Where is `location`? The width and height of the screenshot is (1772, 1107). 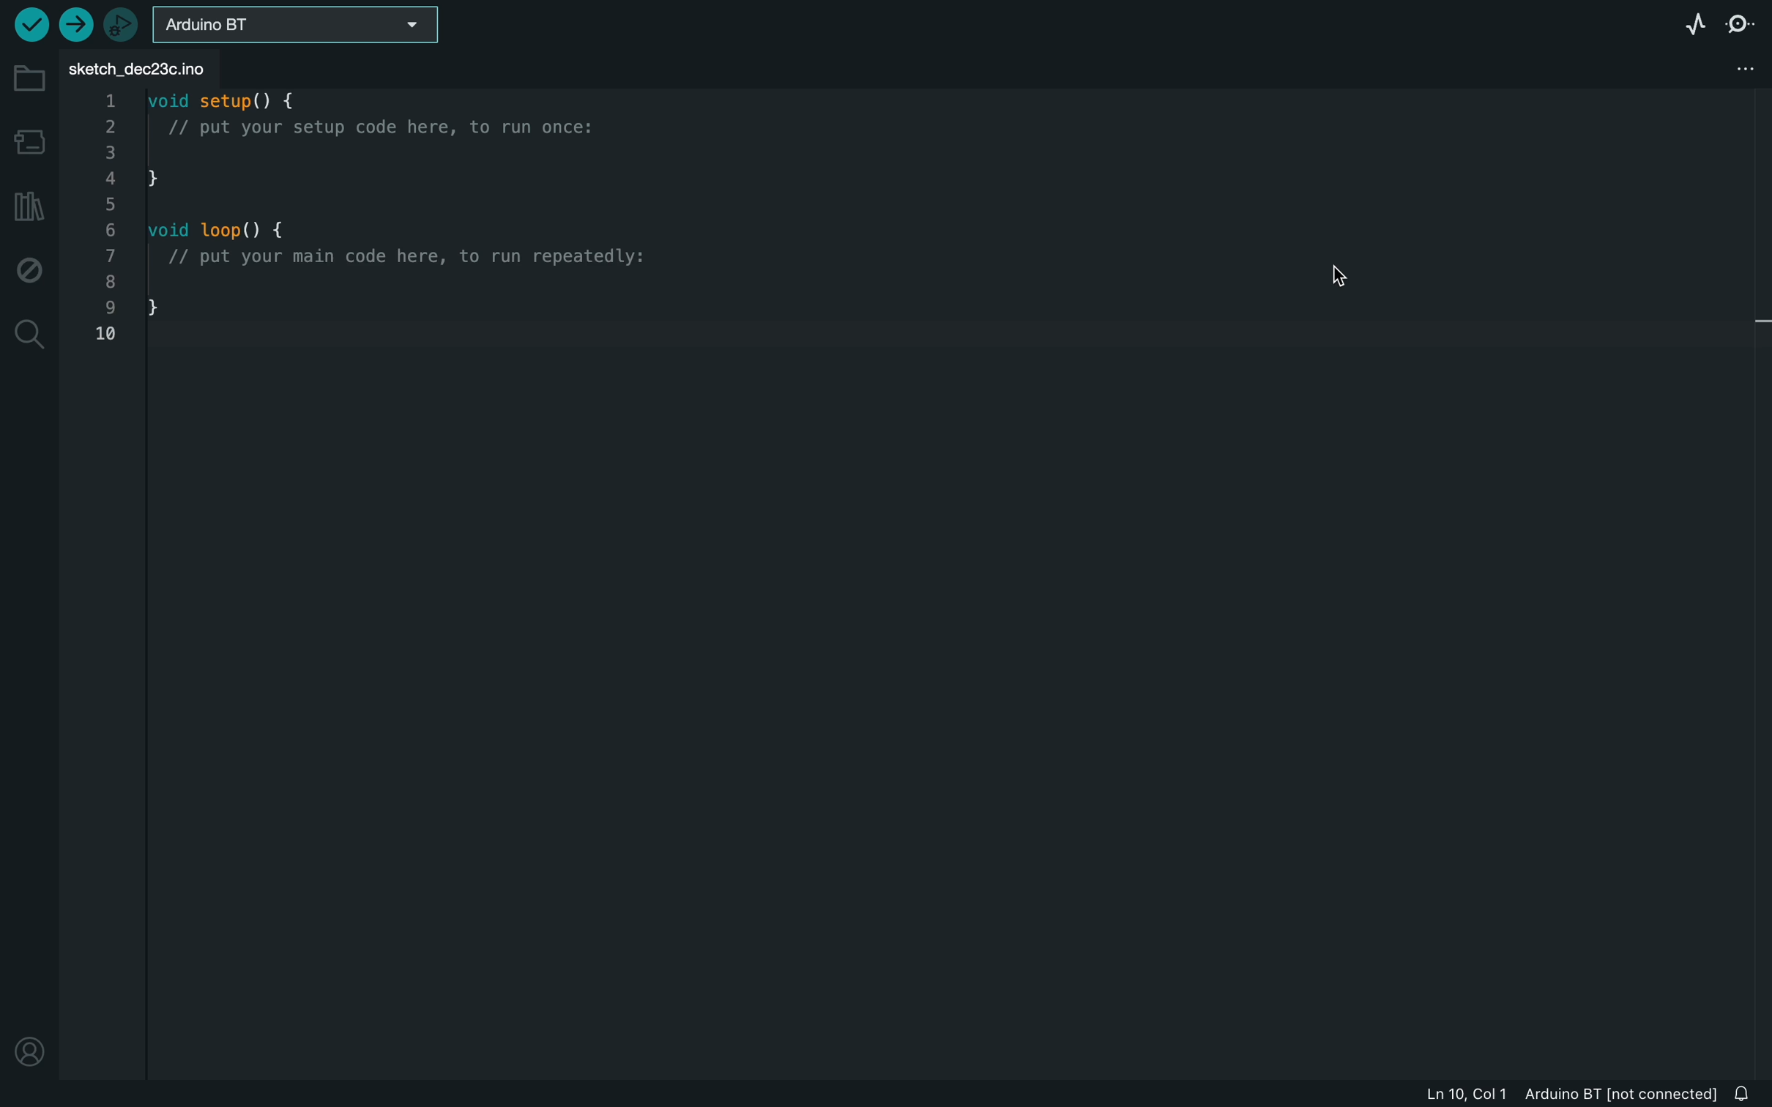 location is located at coordinates (29, 1056).